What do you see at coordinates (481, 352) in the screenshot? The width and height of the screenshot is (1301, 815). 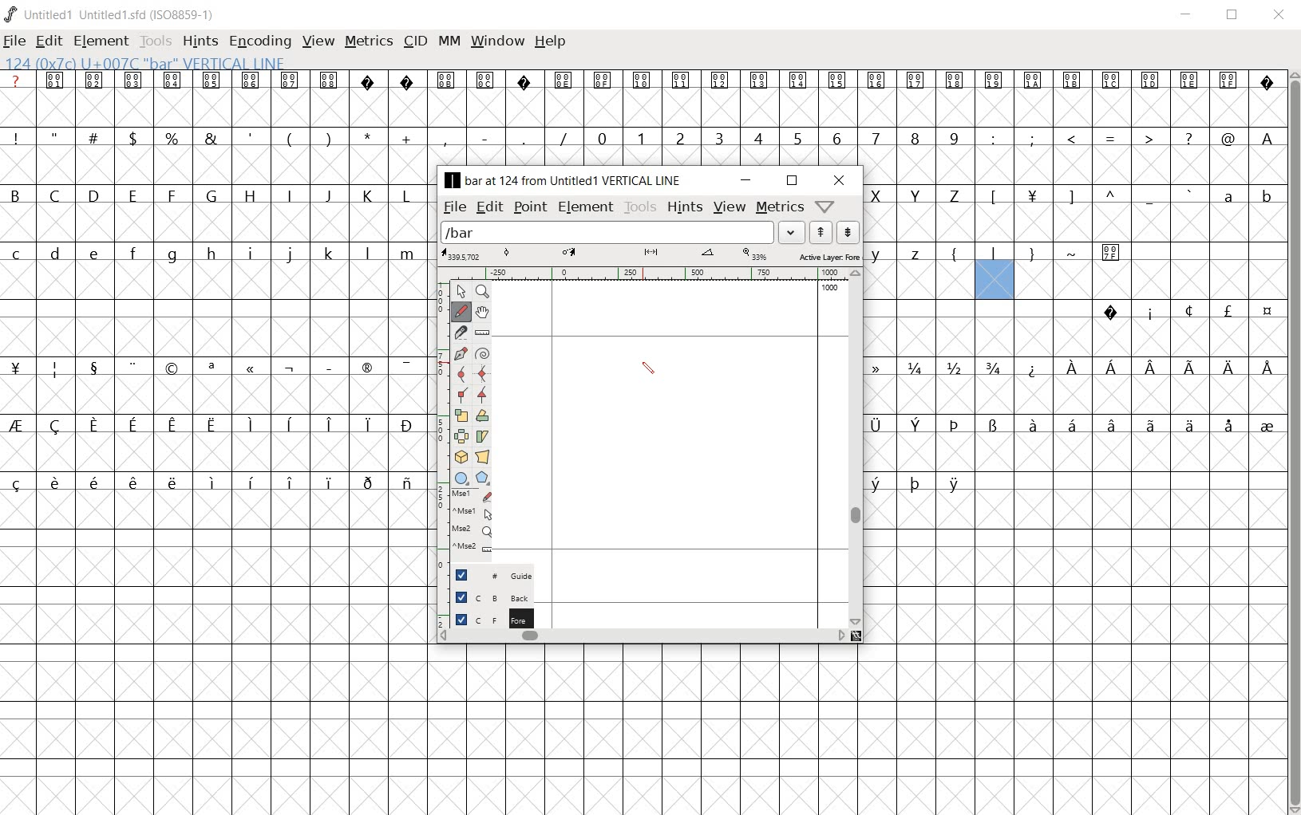 I see `change whether spiro is active or not` at bounding box center [481, 352].